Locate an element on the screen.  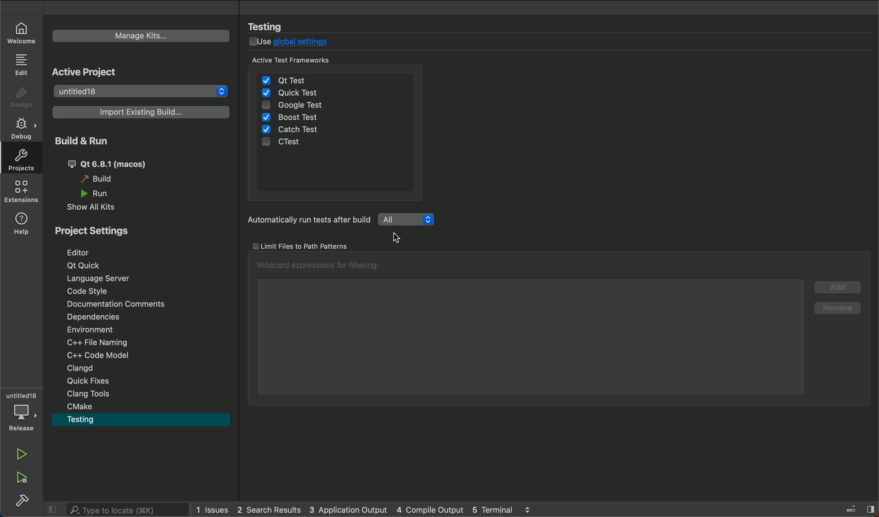
untitled 18 is located at coordinates (138, 92).